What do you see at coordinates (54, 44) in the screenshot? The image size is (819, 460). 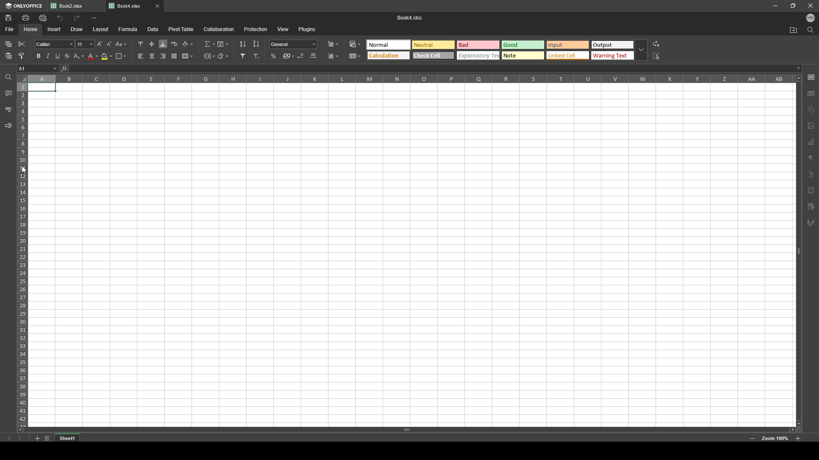 I see `font type` at bounding box center [54, 44].